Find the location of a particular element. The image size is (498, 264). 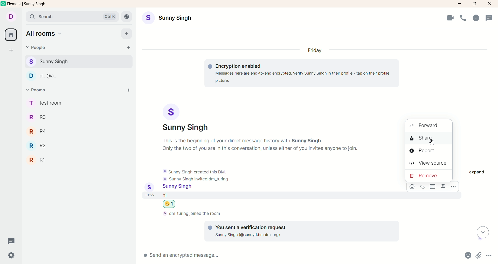

add is located at coordinates (128, 92).